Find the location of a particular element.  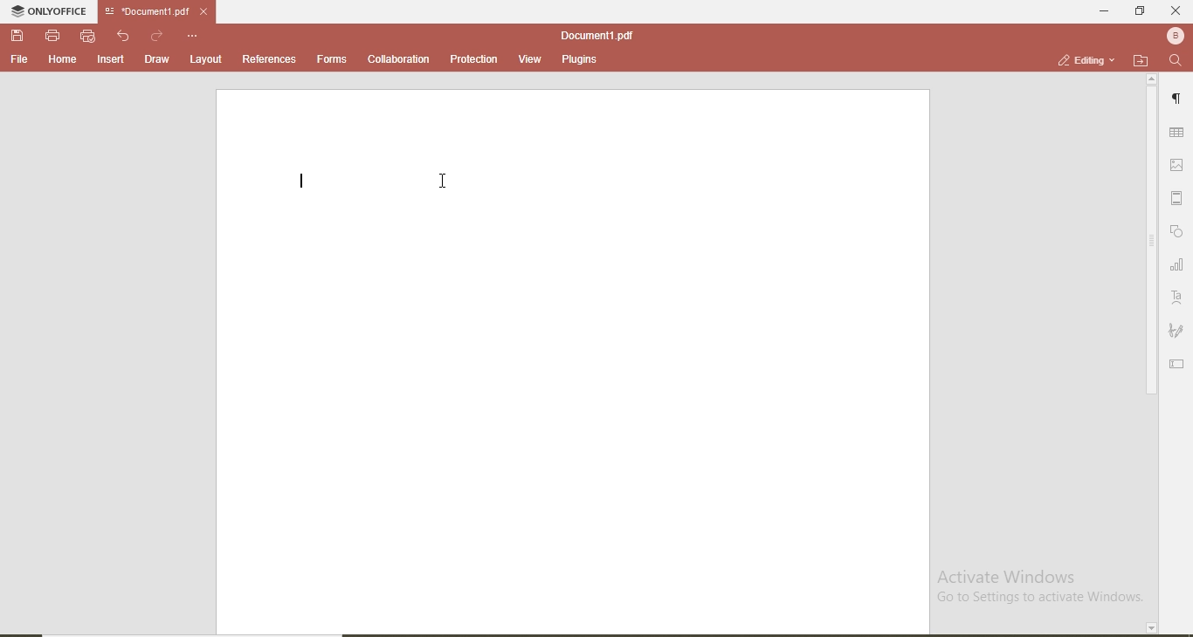

print is located at coordinates (51, 35).